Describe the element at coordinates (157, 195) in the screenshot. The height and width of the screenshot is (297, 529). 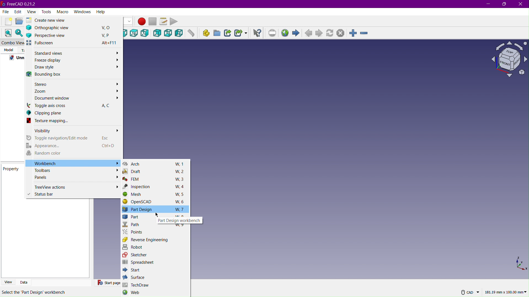
I see `Mesh W, 5` at that location.